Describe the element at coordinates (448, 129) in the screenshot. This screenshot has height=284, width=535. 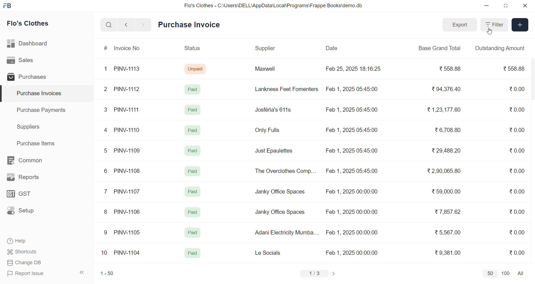
I see `₹6,708.80` at that location.